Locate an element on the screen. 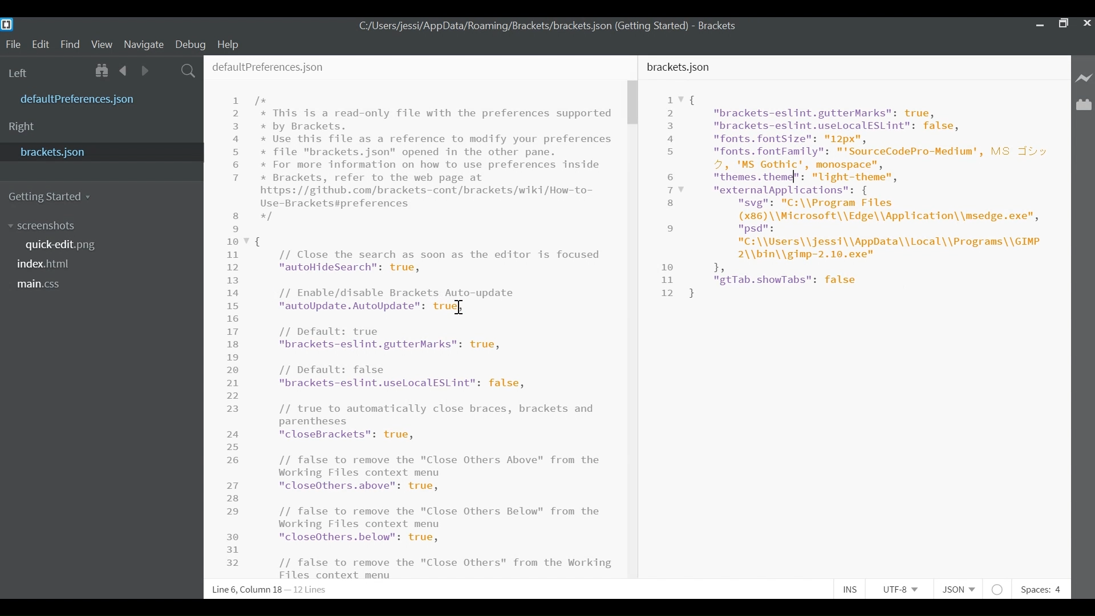 The height and width of the screenshot is (616, 1095). bracket.json File Editor is located at coordinates (854, 318).